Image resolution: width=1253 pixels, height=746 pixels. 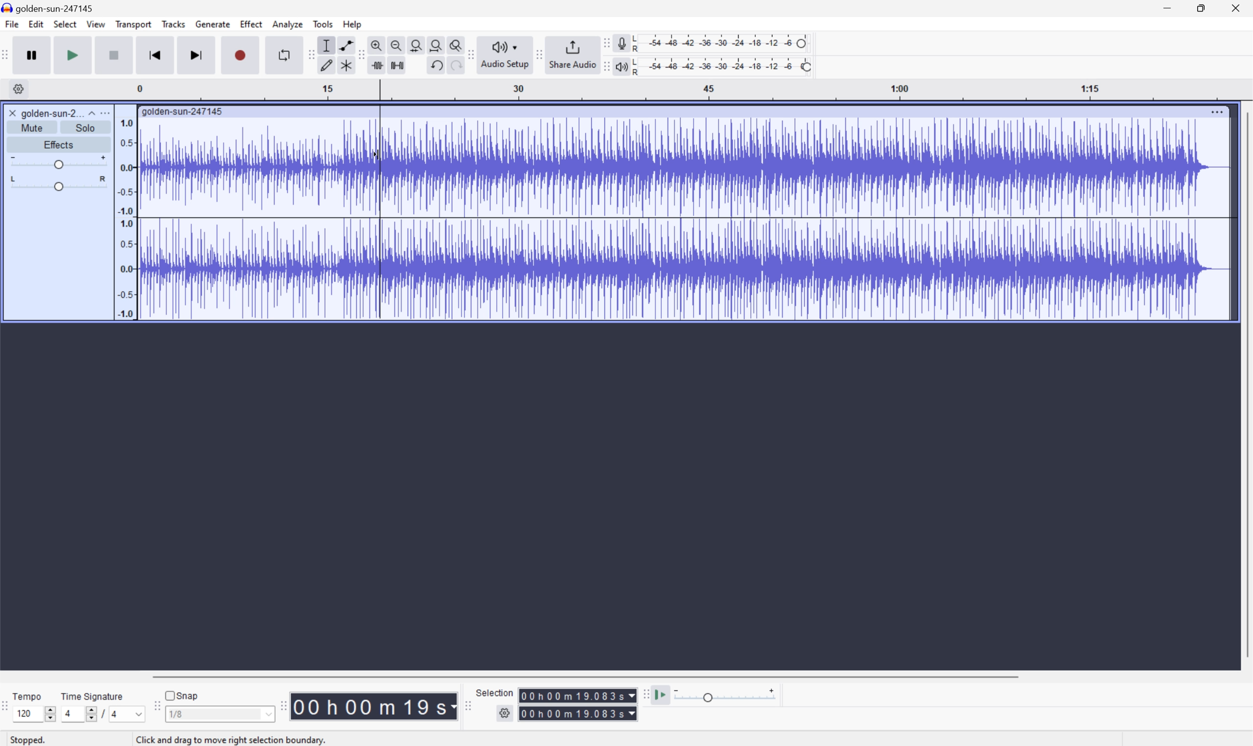 What do you see at coordinates (397, 64) in the screenshot?
I see `Silence audio selection` at bounding box center [397, 64].